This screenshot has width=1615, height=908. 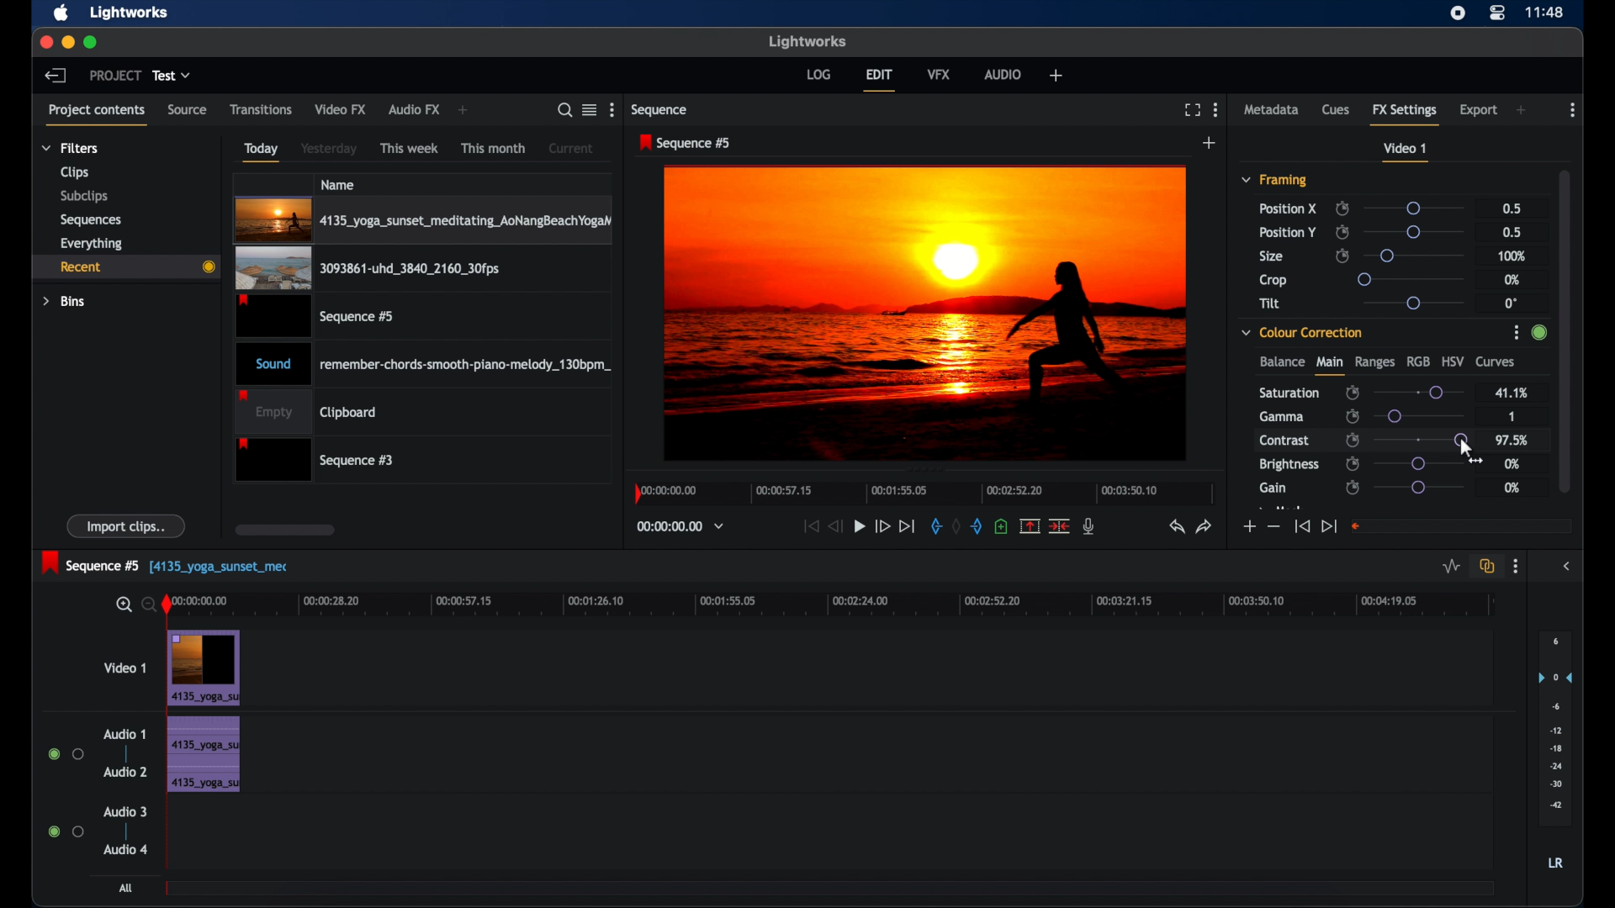 What do you see at coordinates (317, 316) in the screenshot?
I see `video clip` at bounding box center [317, 316].